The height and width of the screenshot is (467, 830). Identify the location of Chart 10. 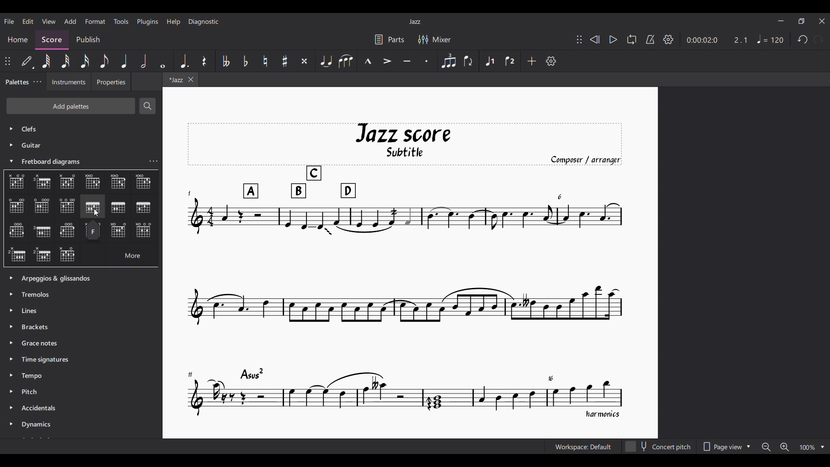
(119, 207).